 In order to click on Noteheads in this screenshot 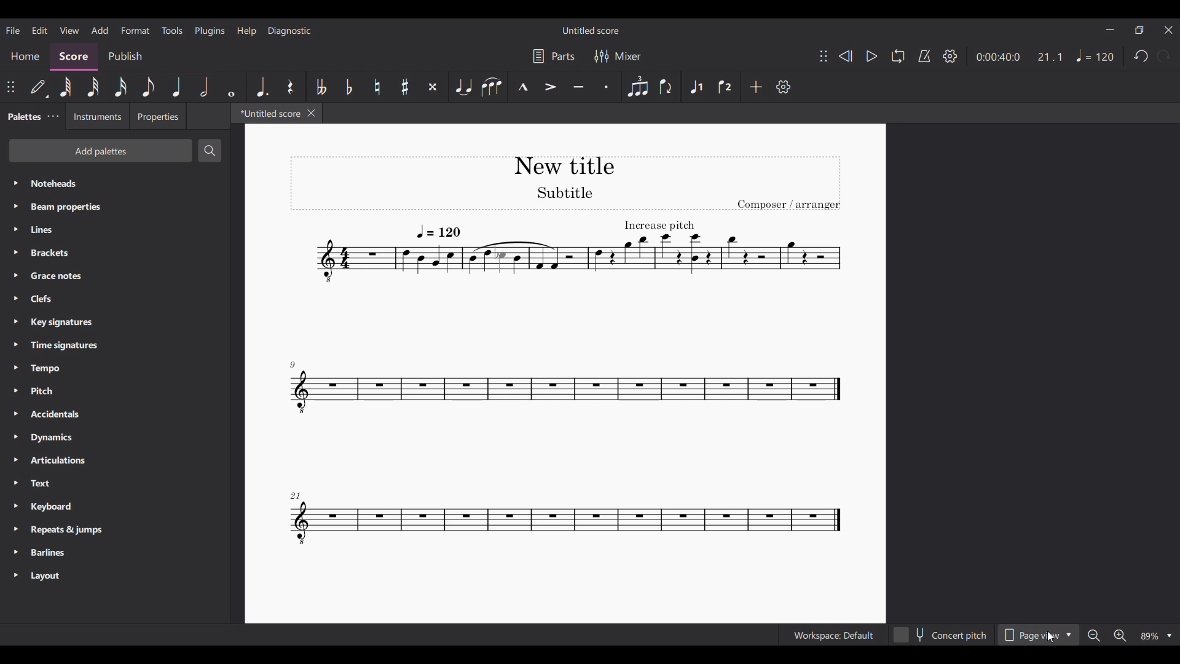, I will do `click(117, 183)`.